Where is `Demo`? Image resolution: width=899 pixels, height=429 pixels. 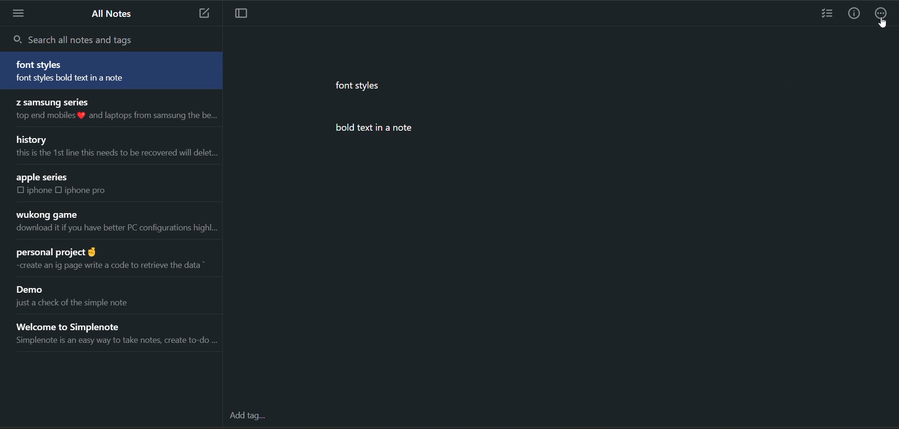 Demo is located at coordinates (33, 290).